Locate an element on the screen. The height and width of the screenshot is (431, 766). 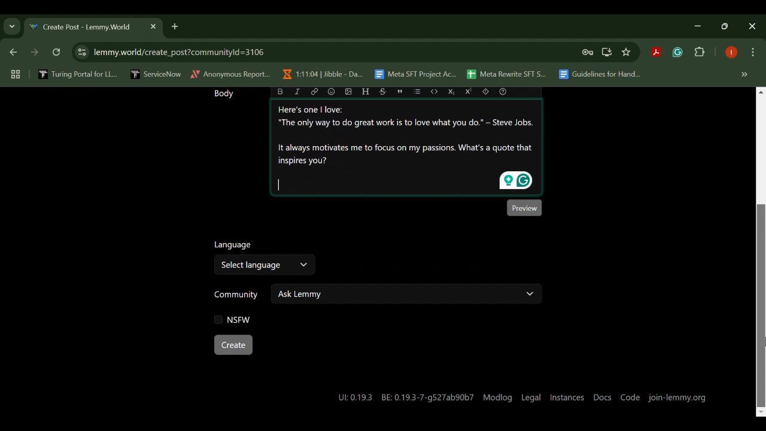
Bookmark Site Button is located at coordinates (626, 53).